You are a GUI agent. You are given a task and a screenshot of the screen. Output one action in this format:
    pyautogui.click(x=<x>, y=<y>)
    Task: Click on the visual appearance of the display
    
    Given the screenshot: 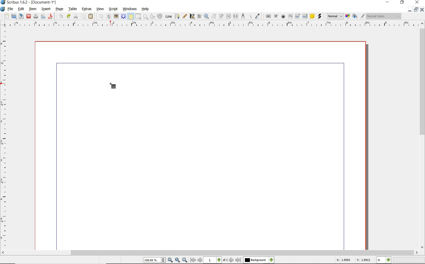 What is the action you would take?
    pyautogui.click(x=383, y=16)
    